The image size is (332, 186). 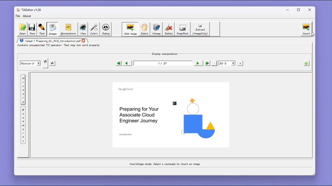 I want to click on 1/37, so click(x=162, y=64).